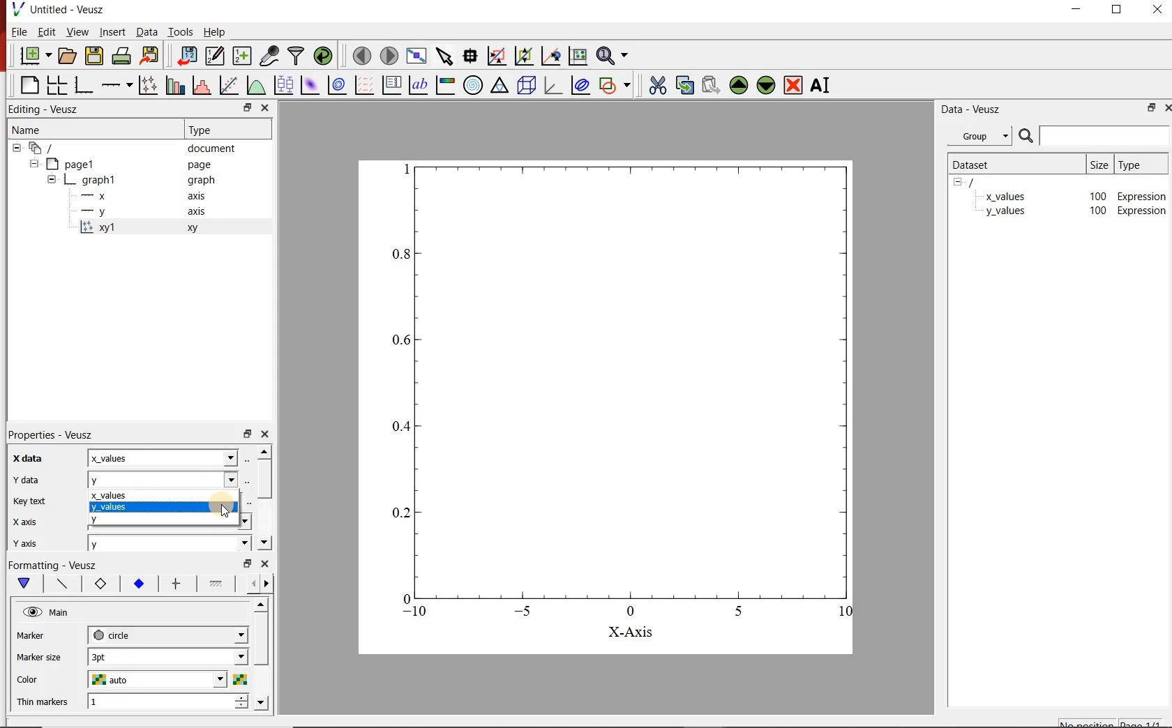  Describe the element at coordinates (68, 9) in the screenshot. I see `Untitled - Veusz` at that location.